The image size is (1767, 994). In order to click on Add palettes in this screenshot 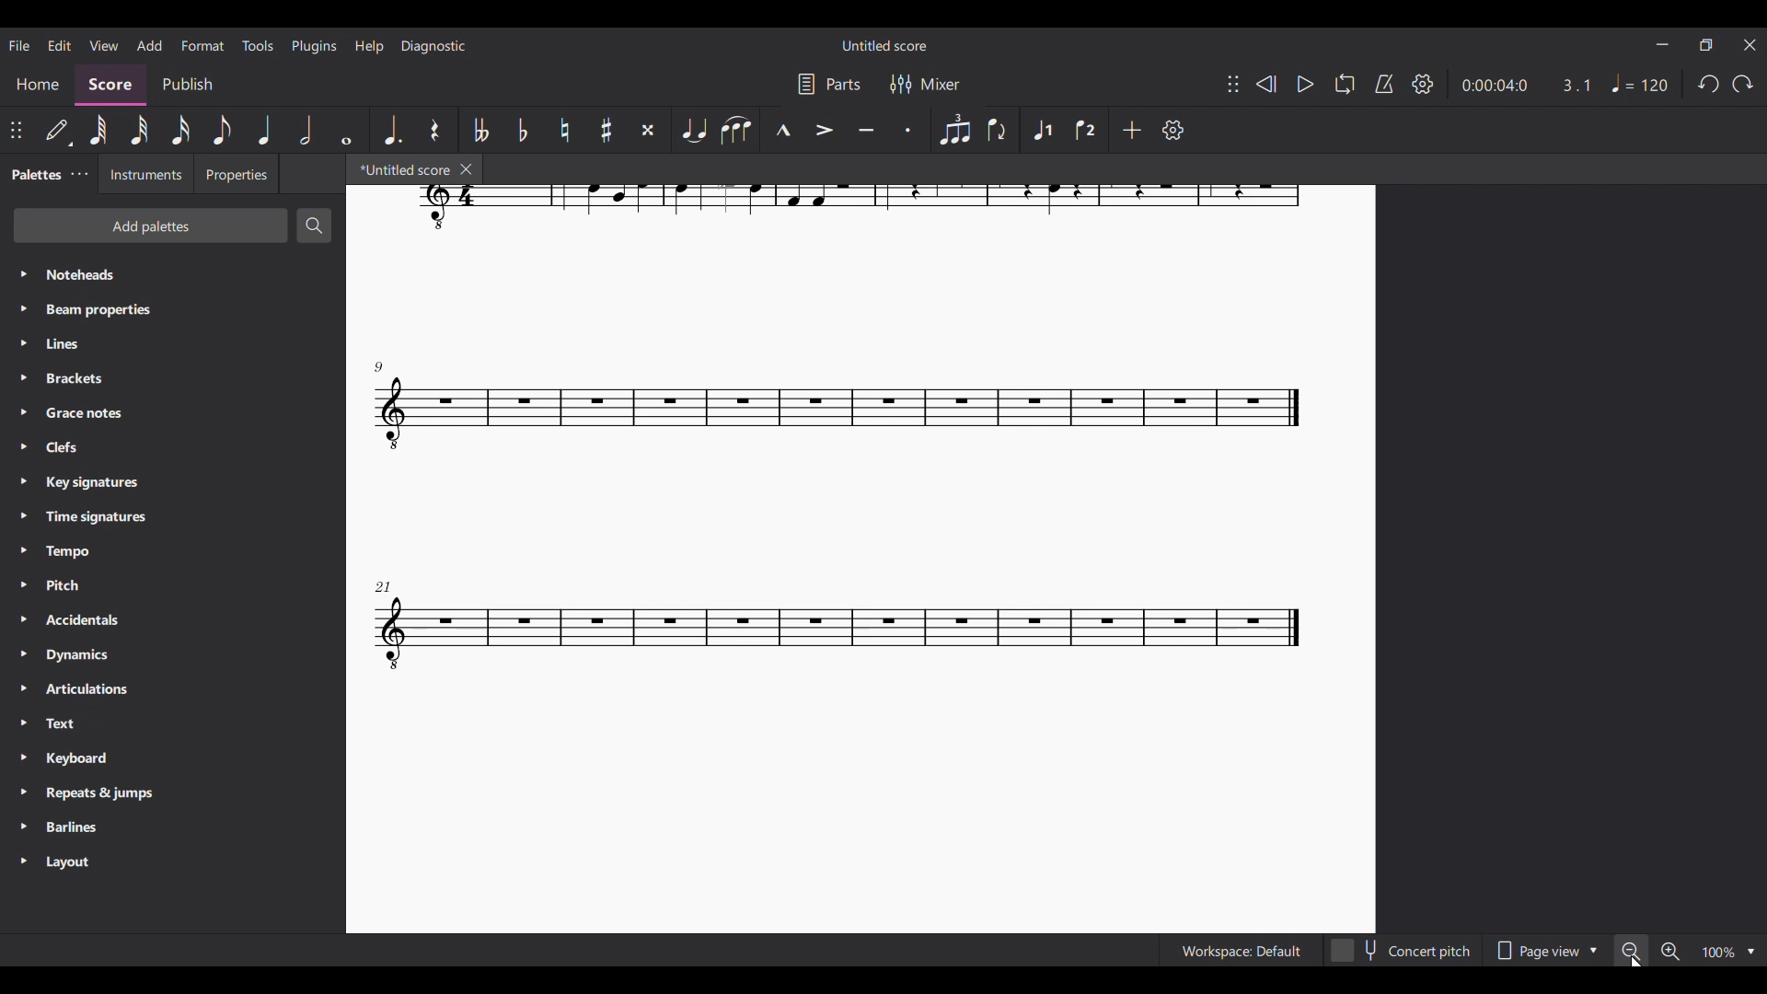, I will do `click(150, 225)`.